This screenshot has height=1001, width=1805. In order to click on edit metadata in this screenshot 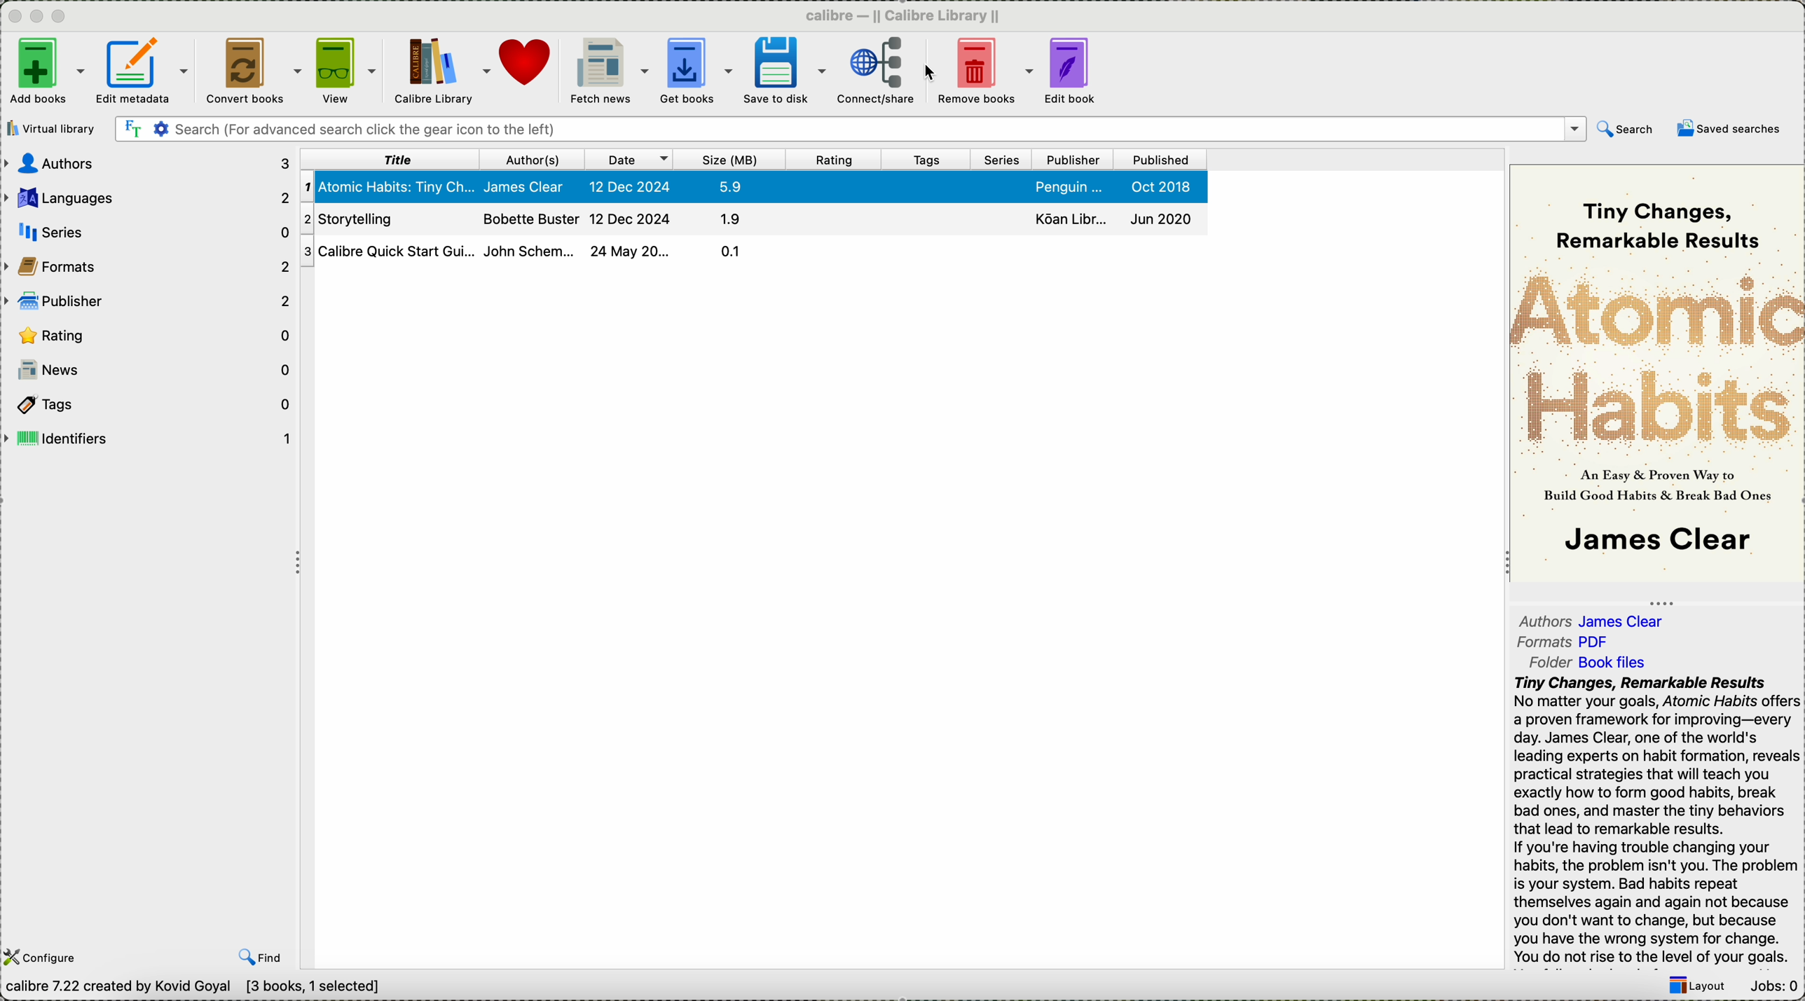, I will do `click(146, 74)`.